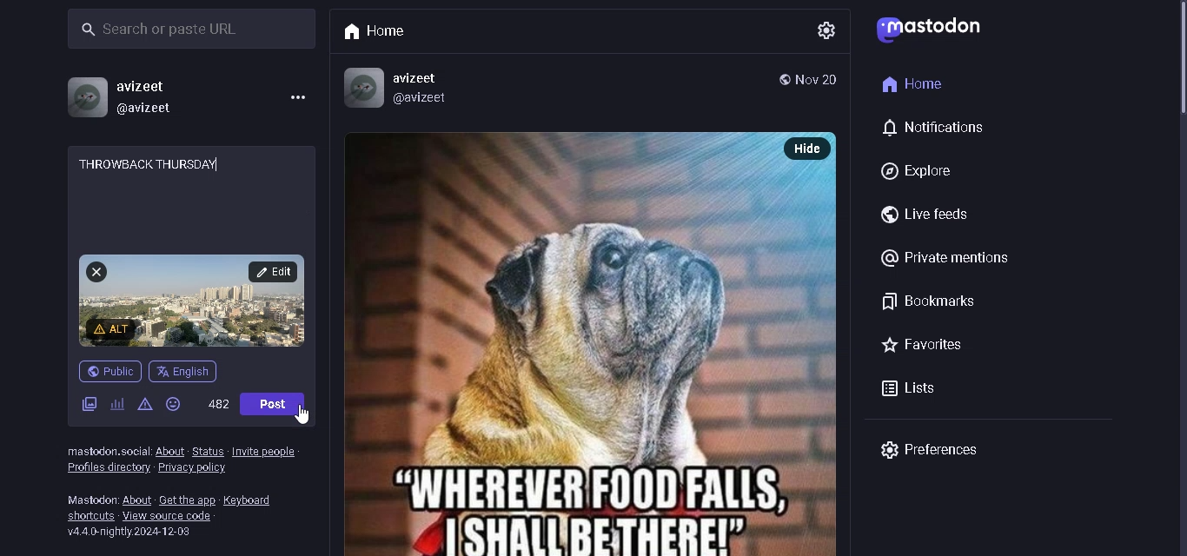 Image resolution: width=1187 pixels, height=556 pixels. What do you see at coordinates (173, 409) in the screenshot?
I see `emojis` at bounding box center [173, 409].